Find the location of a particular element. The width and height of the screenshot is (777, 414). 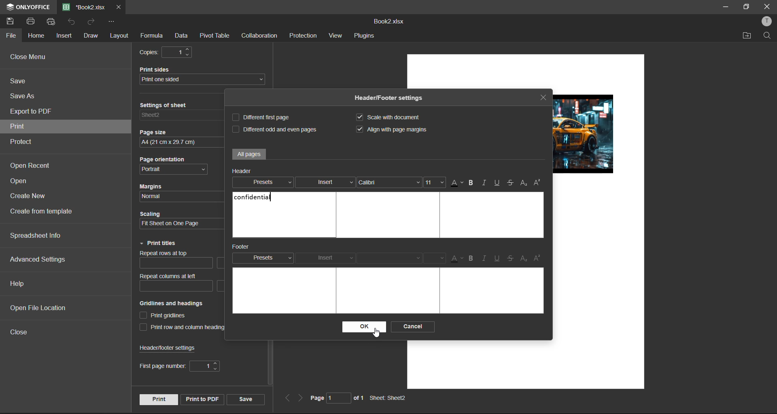

open file location is located at coordinates (39, 308).